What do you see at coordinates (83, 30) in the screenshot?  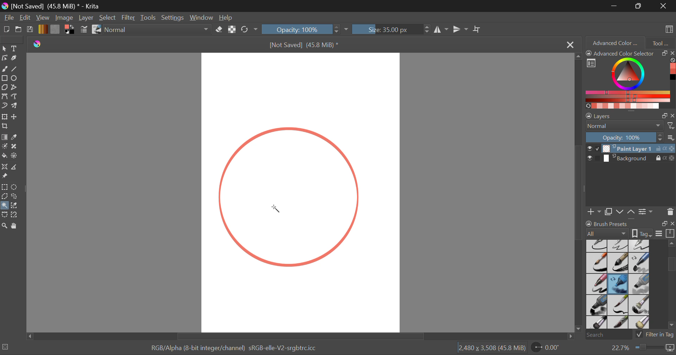 I see `Brush Settings` at bounding box center [83, 30].